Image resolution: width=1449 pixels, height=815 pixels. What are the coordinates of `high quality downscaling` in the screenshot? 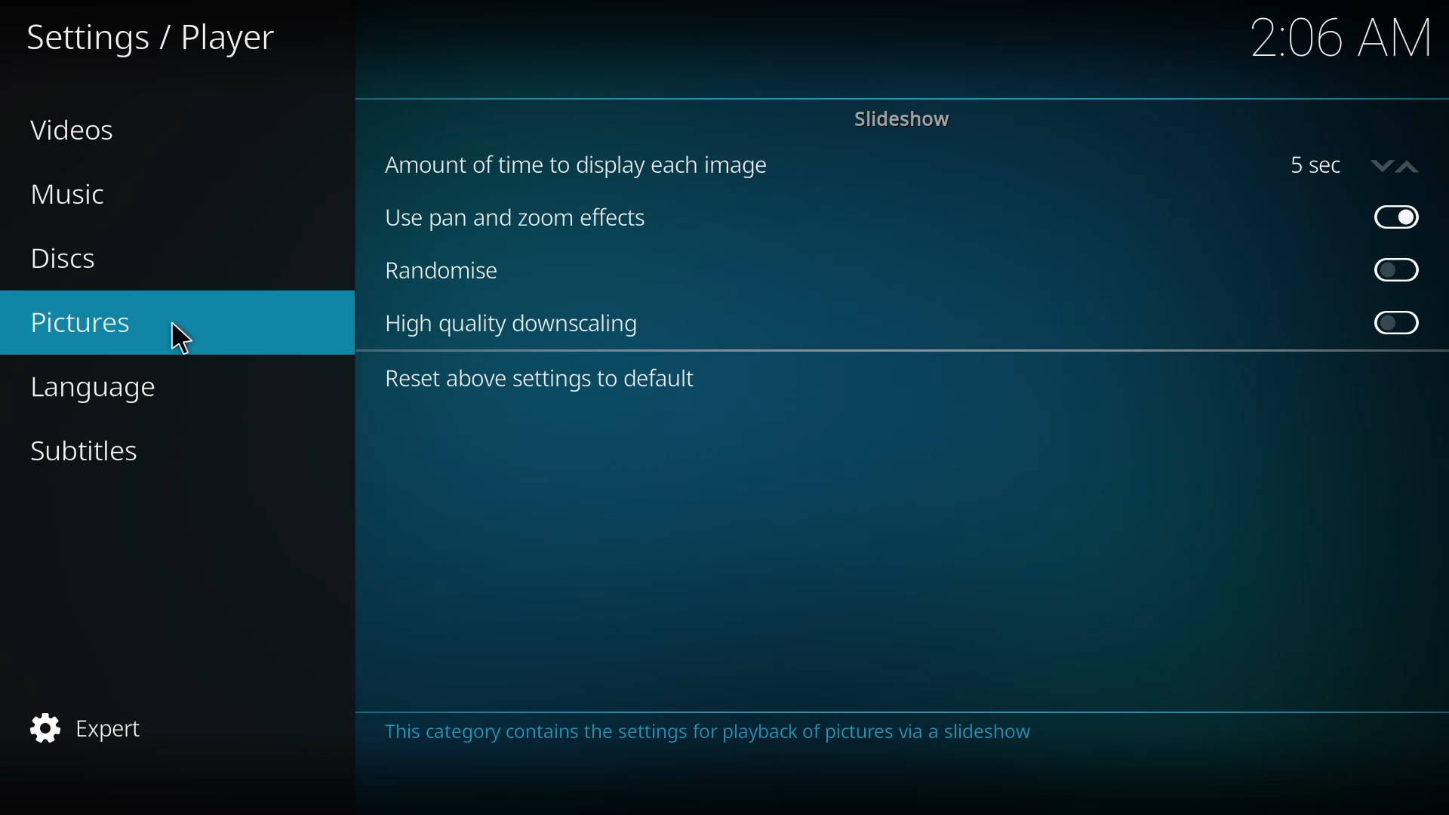 It's located at (517, 327).